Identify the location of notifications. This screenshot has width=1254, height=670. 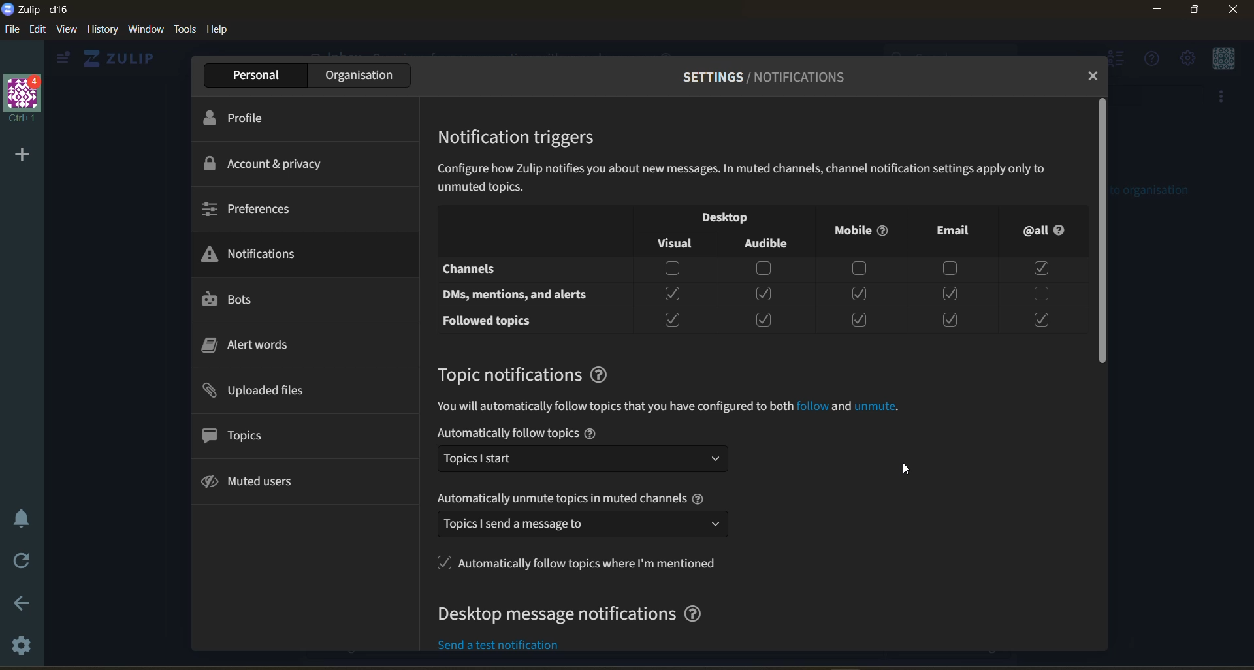
(257, 252).